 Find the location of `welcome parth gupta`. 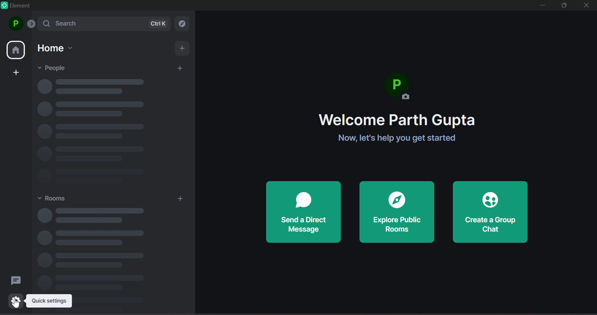

welcome parth gupta is located at coordinates (397, 120).